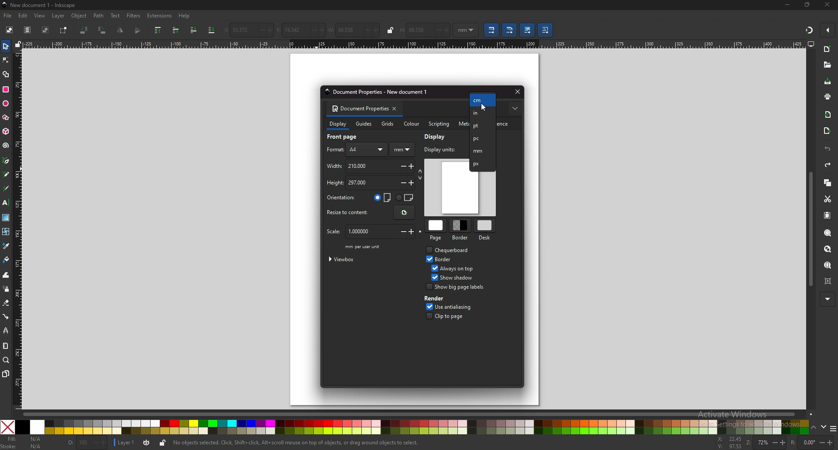 The image size is (838, 450). I want to click on Checkbox, so click(428, 287).